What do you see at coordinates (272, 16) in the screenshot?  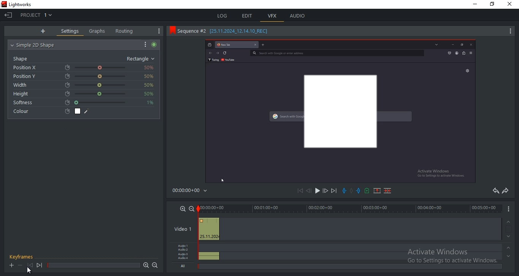 I see `vfx` at bounding box center [272, 16].